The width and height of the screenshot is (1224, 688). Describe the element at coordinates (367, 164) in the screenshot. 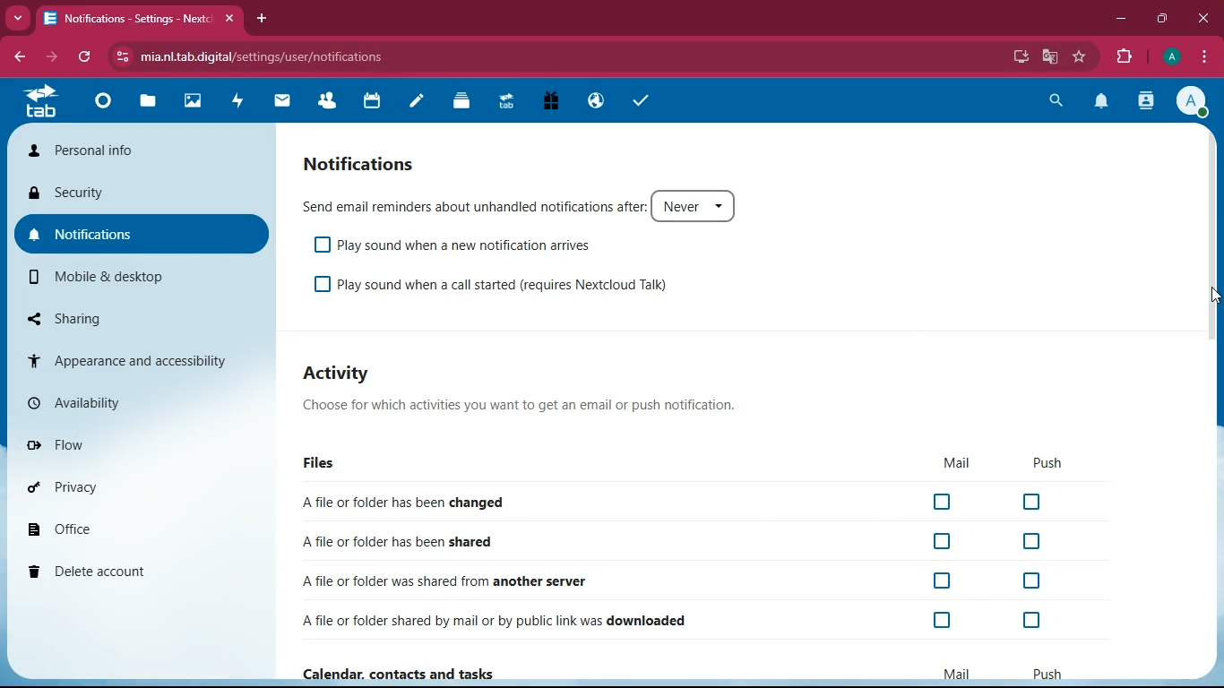

I see `notifications` at that location.